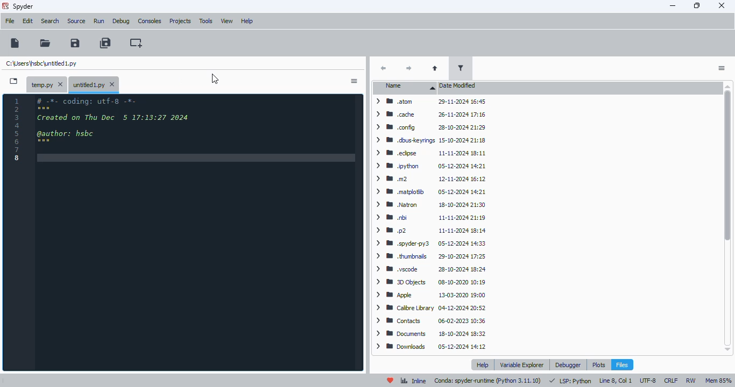 Image resolution: width=735 pixels, height=387 pixels. I want to click on > WB 3DObjects 08-10-2020 10:19, so click(429, 282).